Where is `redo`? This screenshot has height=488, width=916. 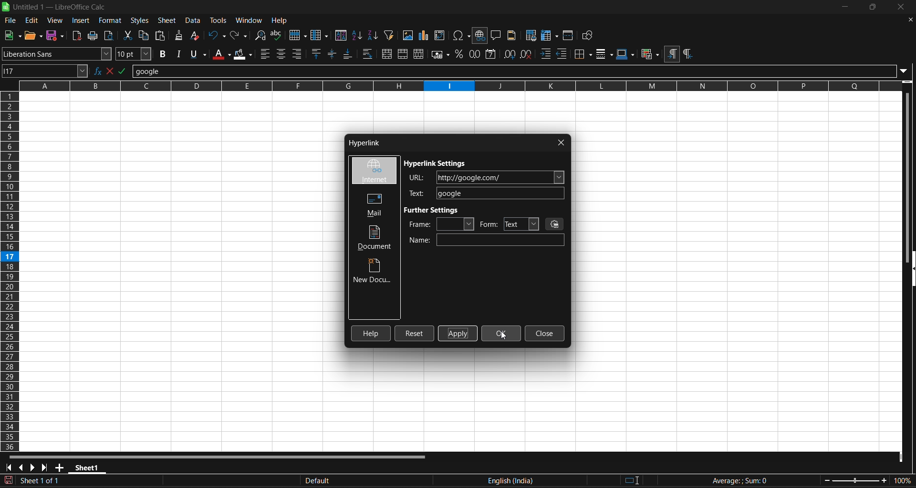
redo is located at coordinates (240, 35).